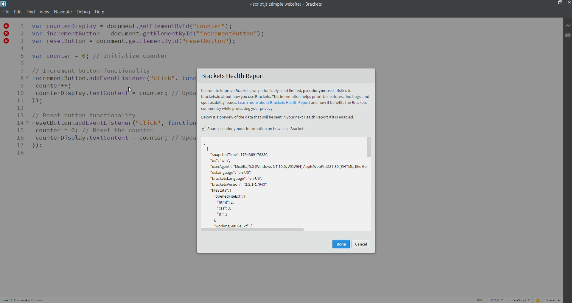  I want to click on maximize/restore, so click(559, 3).